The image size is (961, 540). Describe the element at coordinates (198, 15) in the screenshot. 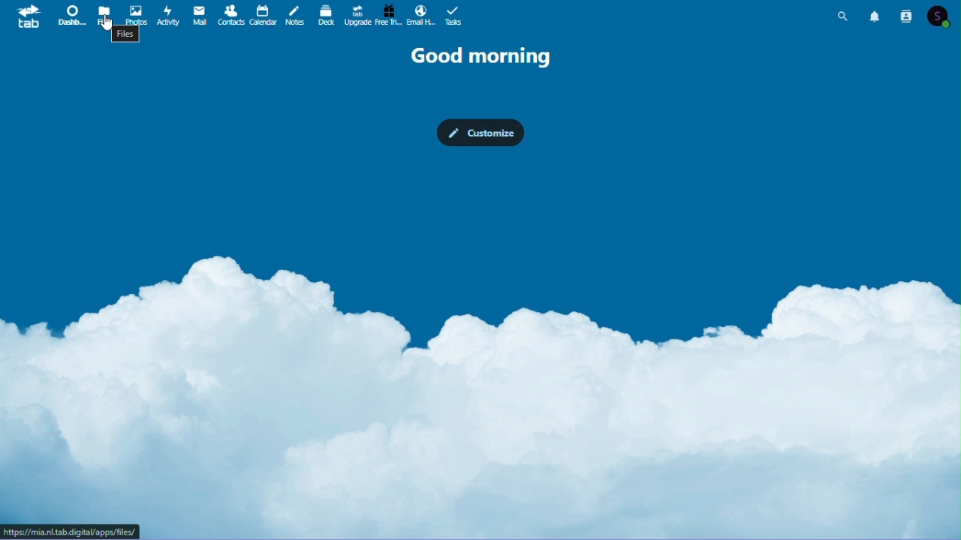

I see `mail` at that location.